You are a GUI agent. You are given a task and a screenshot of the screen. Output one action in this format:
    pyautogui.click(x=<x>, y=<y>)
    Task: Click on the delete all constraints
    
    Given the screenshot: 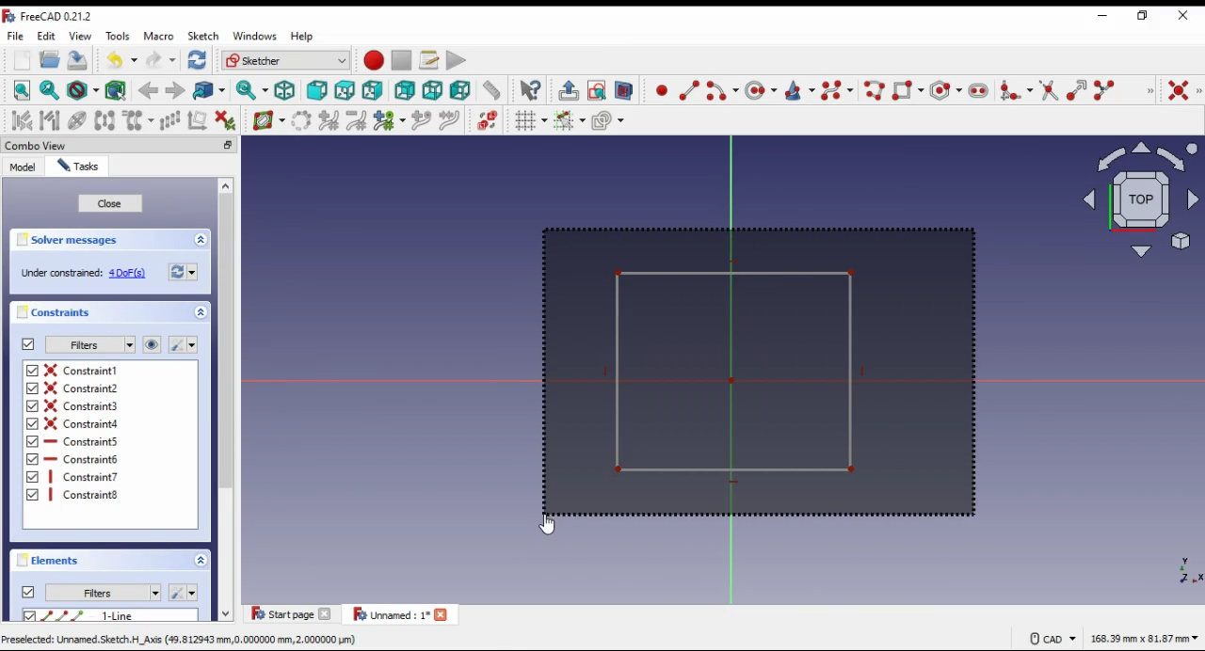 What is the action you would take?
    pyautogui.click(x=225, y=121)
    